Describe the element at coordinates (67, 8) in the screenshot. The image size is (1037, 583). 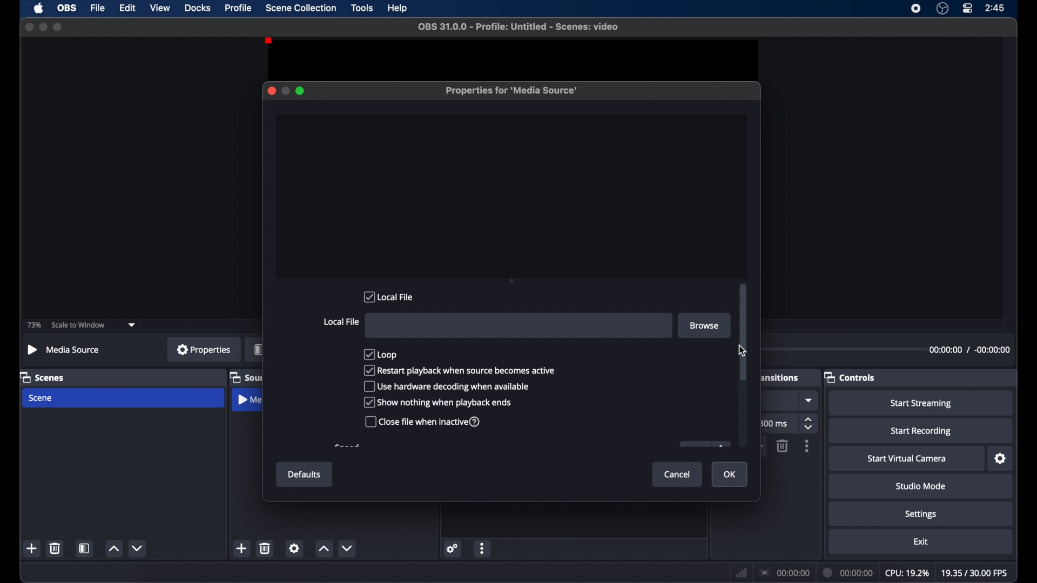
I see `obs` at that location.